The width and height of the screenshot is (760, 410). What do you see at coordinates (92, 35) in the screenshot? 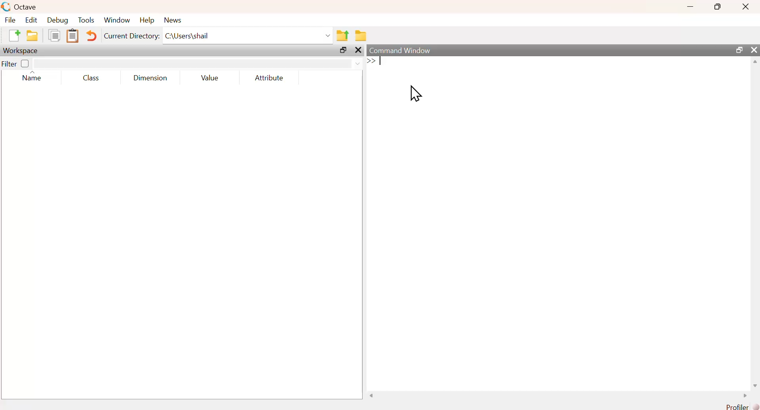
I see `Undo` at bounding box center [92, 35].